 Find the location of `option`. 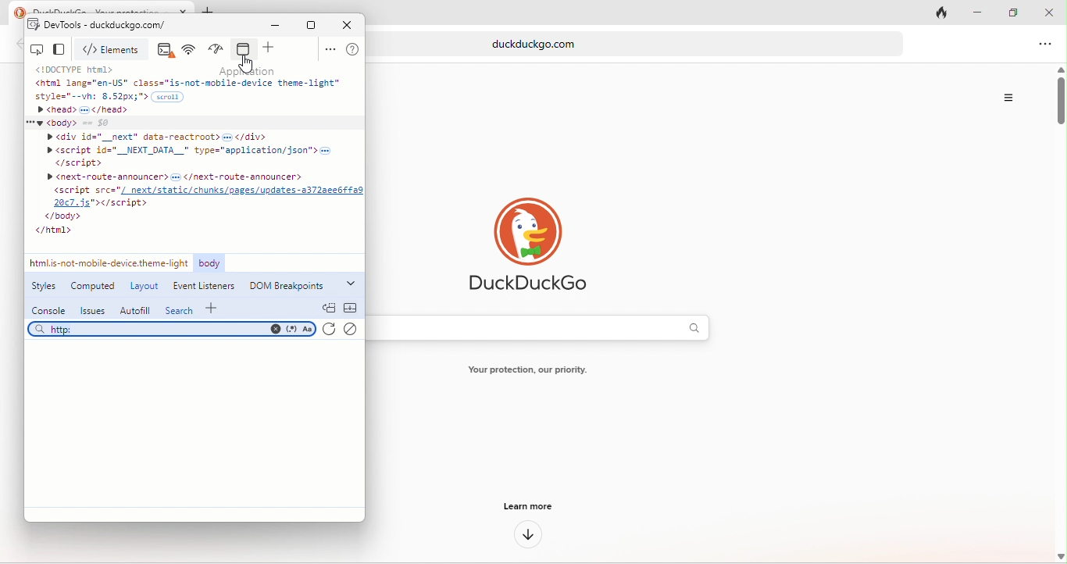

option is located at coordinates (1047, 45).